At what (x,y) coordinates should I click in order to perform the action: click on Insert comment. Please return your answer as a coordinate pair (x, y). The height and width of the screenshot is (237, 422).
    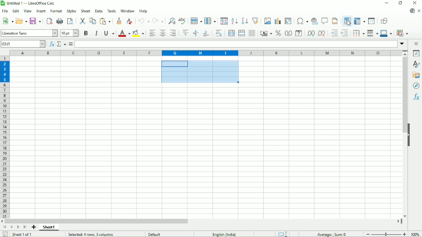
    Looking at the image, I should click on (325, 20).